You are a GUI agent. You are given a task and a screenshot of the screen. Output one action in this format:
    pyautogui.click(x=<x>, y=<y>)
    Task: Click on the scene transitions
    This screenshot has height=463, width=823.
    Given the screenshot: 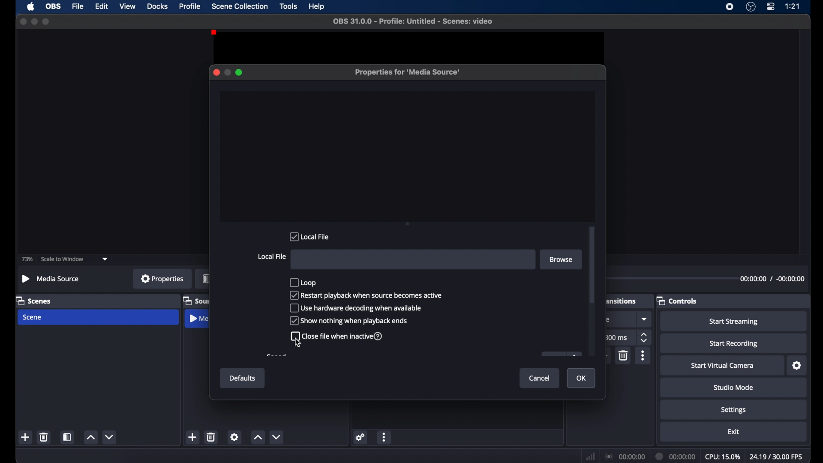 What is the action you would take?
    pyautogui.click(x=622, y=301)
    